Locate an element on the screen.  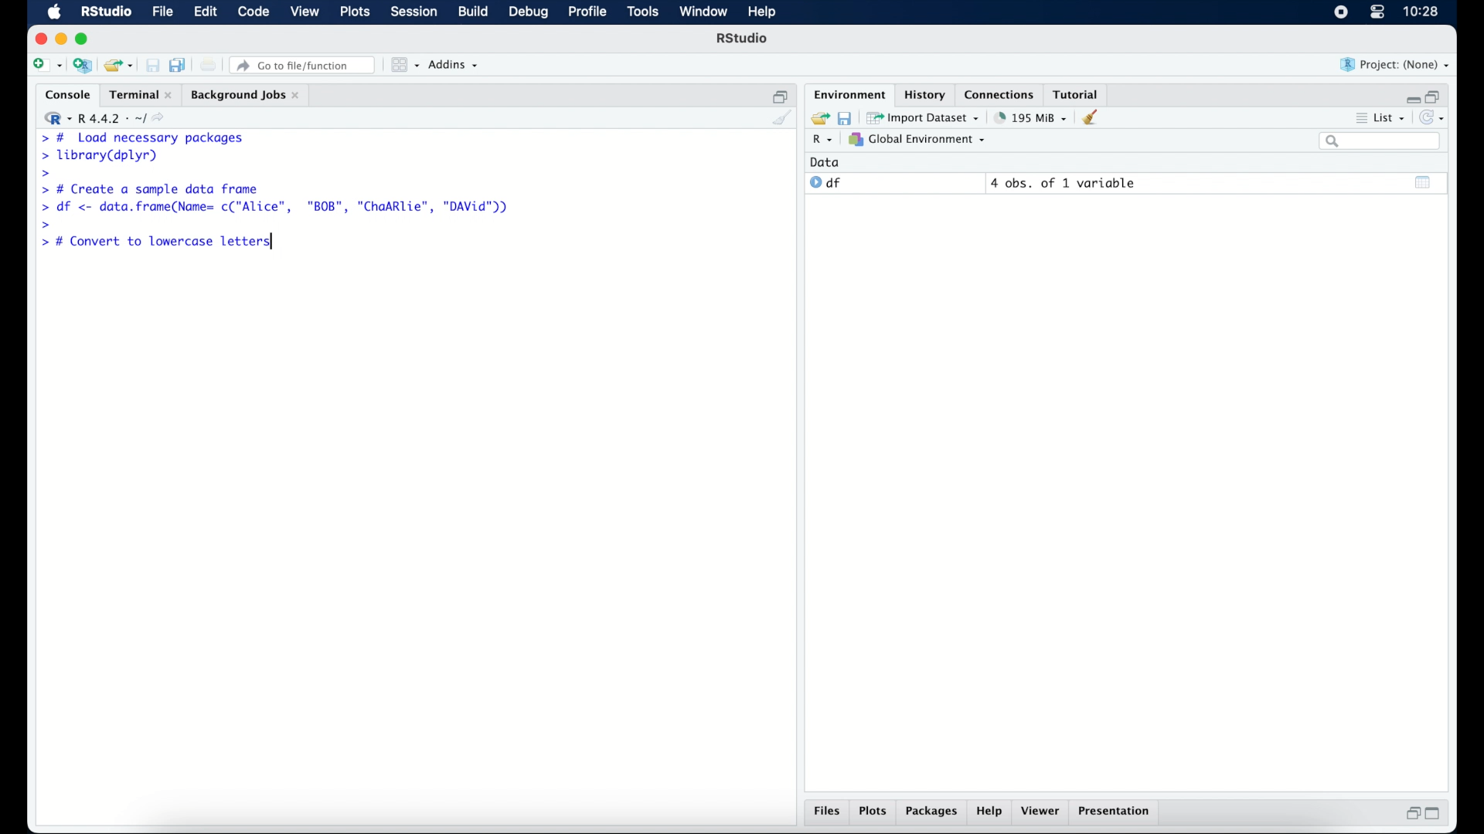
close is located at coordinates (41, 39).